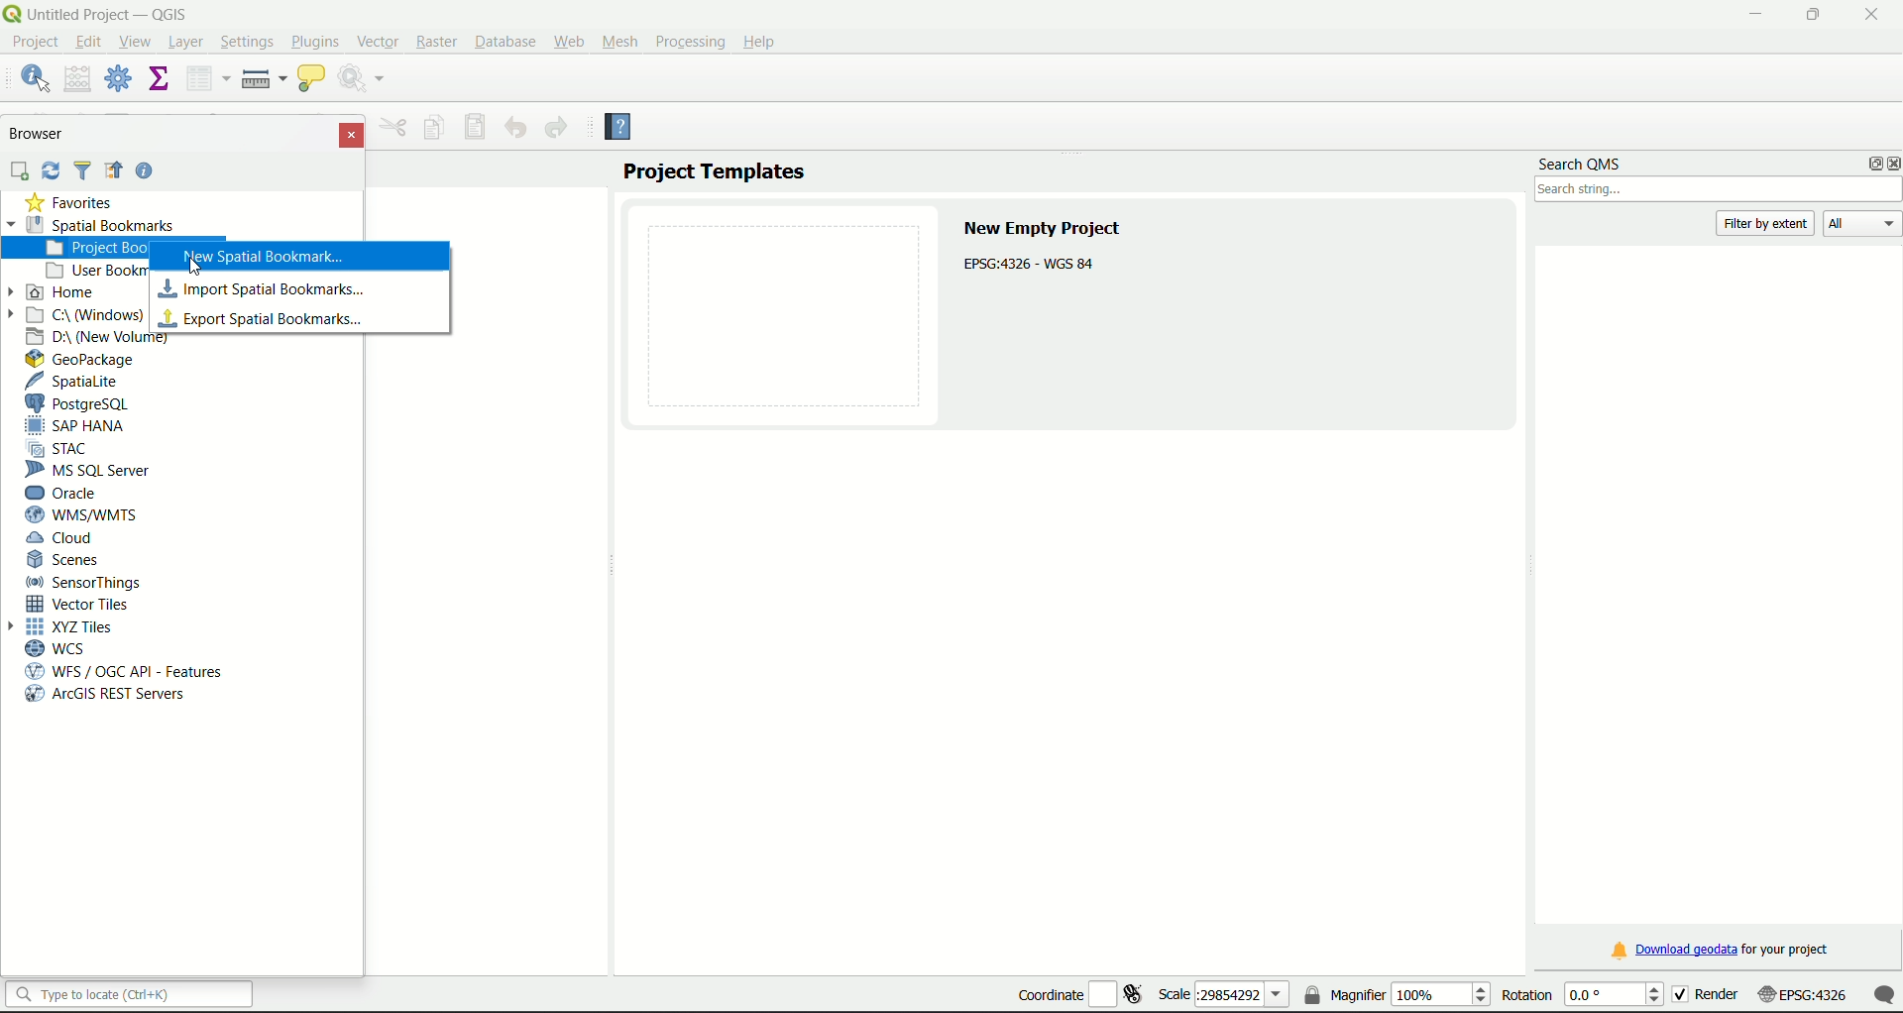 This screenshot has height=1013, width=1903. What do you see at coordinates (186, 44) in the screenshot?
I see `Layer` at bounding box center [186, 44].